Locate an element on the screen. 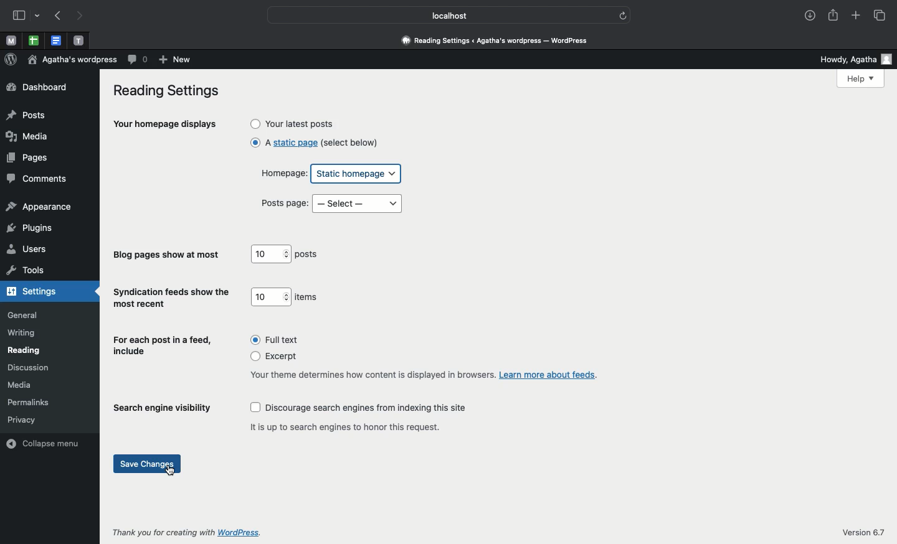 The height and width of the screenshot is (544, 897). privacy is located at coordinates (22, 419).